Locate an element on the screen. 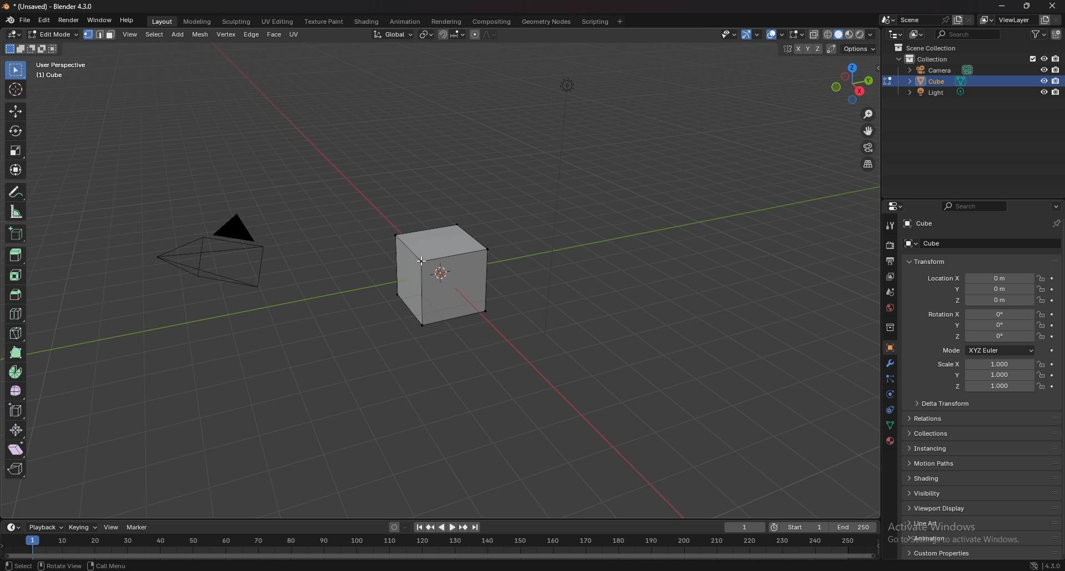  mode is located at coordinates (987, 350).